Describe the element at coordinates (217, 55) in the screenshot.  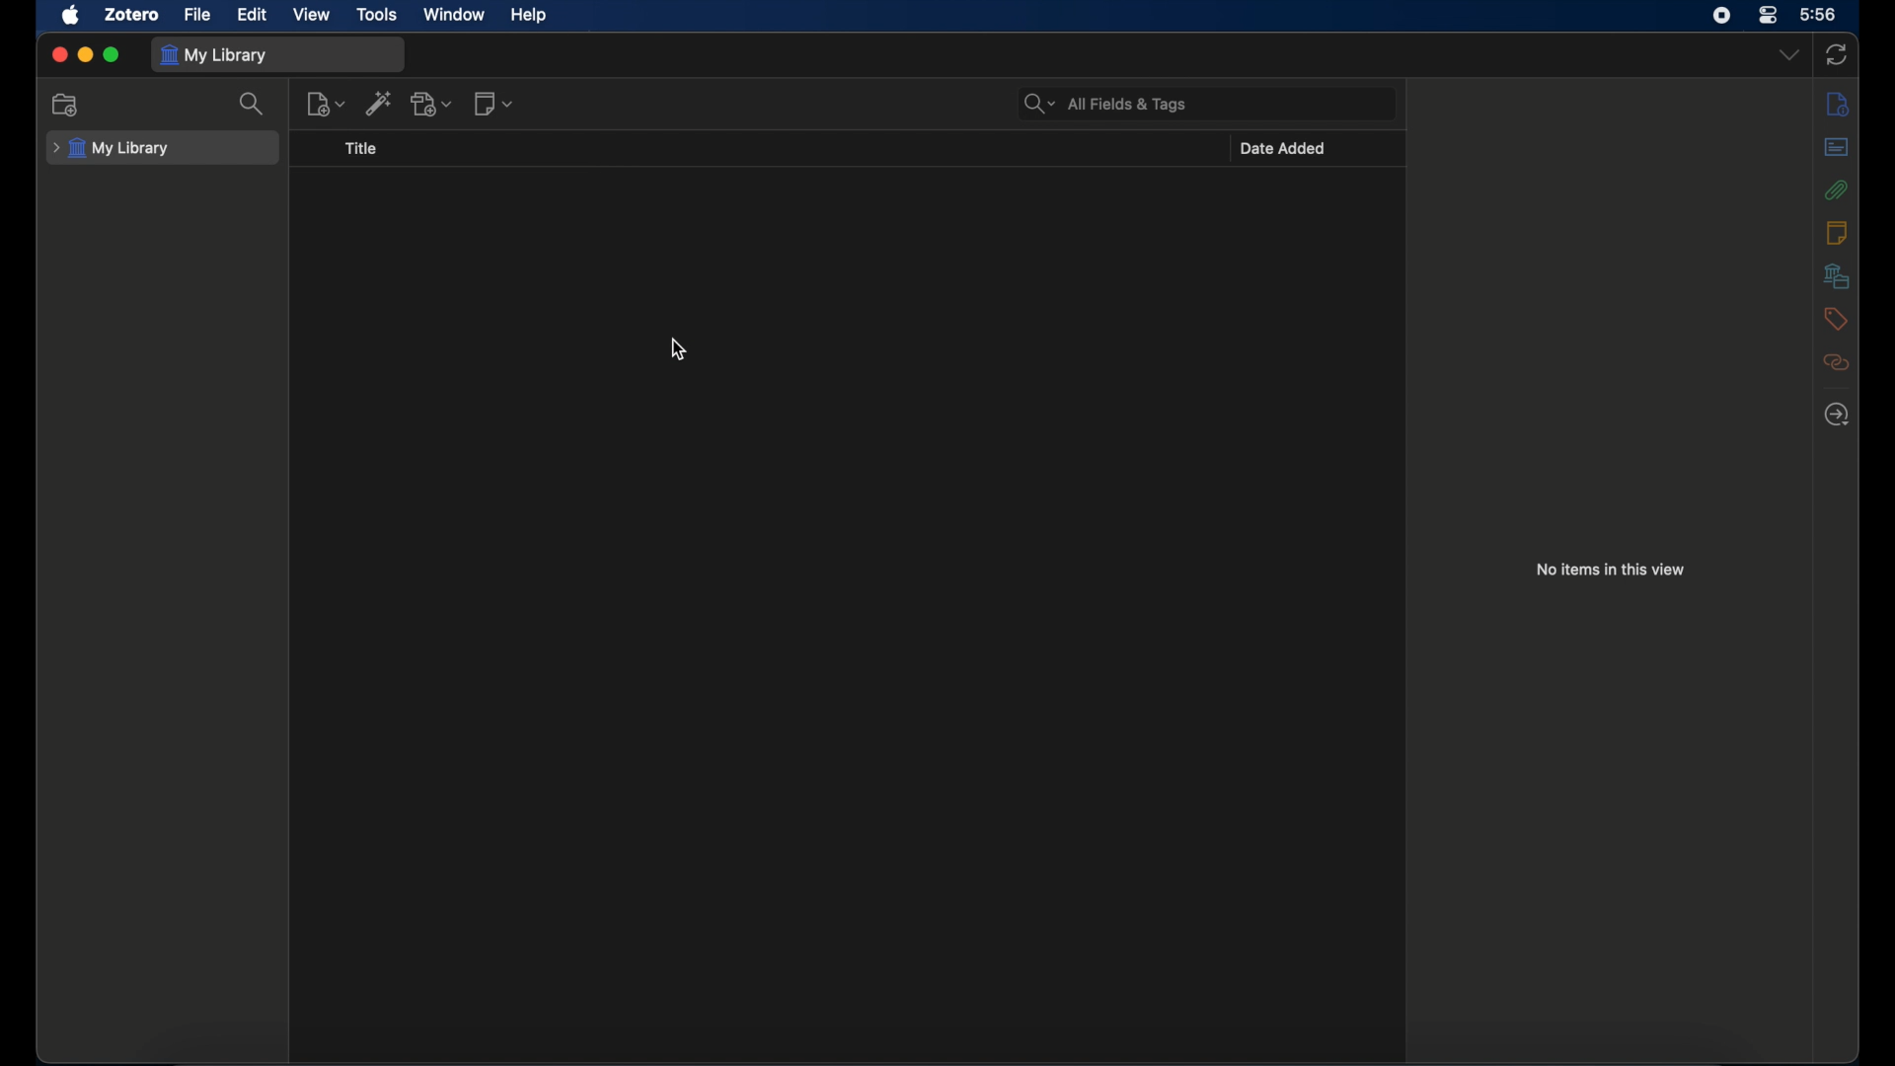
I see `my library` at that location.